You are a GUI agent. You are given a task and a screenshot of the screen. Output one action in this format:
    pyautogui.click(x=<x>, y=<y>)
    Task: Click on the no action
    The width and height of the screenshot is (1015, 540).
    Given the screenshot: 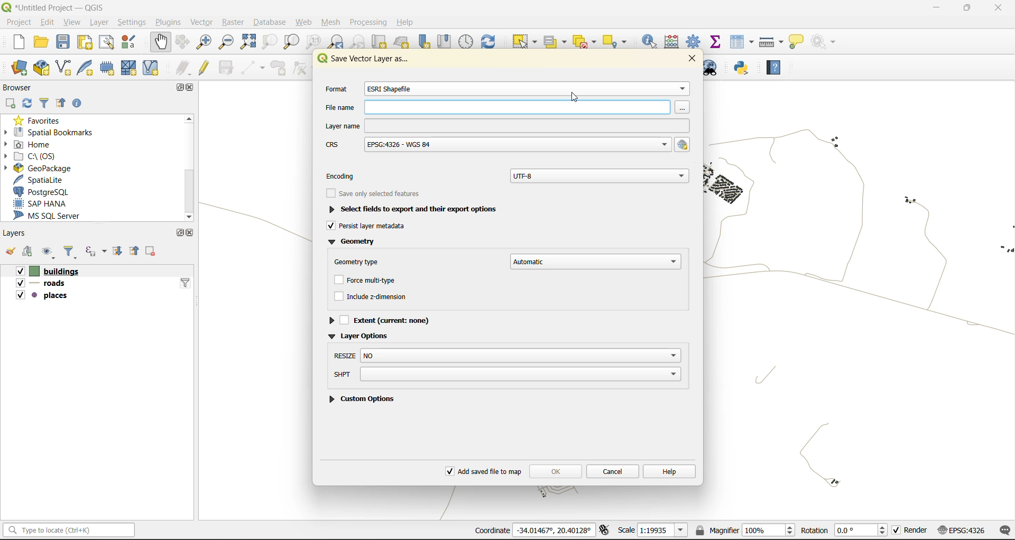 What is the action you would take?
    pyautogui.click(x=827, y=42)
    